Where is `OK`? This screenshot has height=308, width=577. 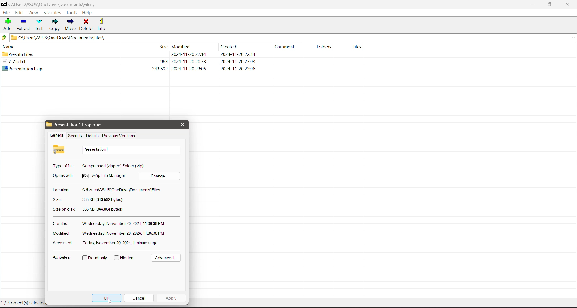
OK is located at coordinates (107, 297).